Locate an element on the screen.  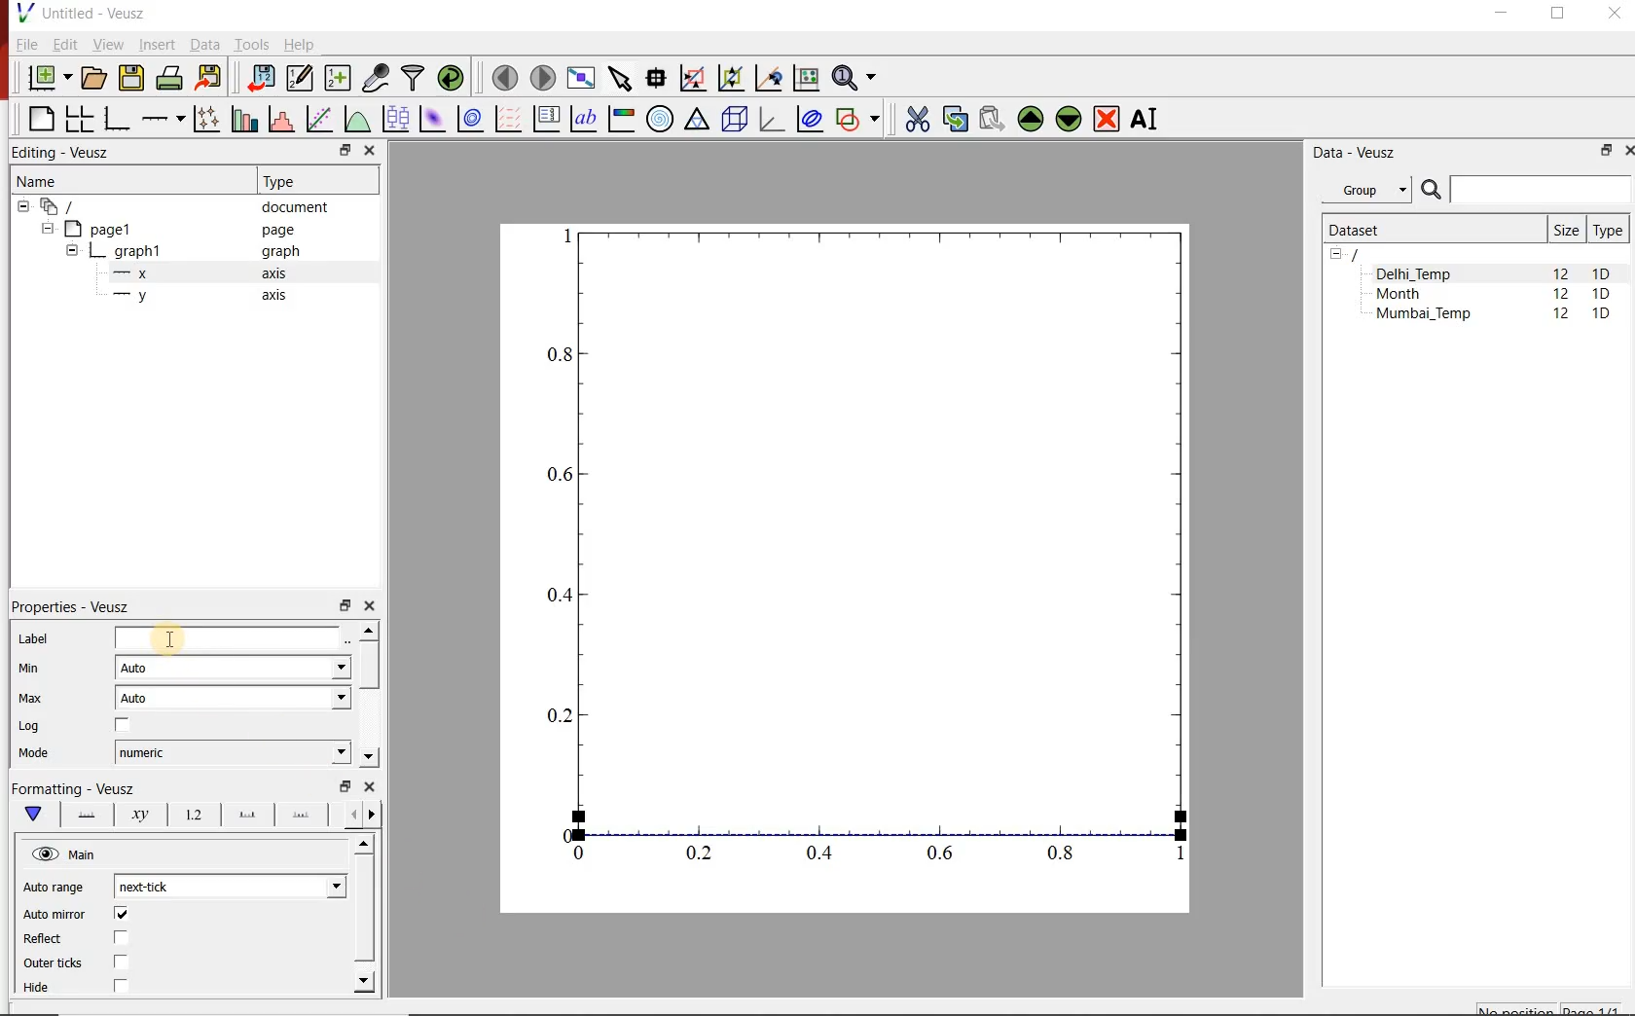
Tick labels is located at coordinates (192, 812).